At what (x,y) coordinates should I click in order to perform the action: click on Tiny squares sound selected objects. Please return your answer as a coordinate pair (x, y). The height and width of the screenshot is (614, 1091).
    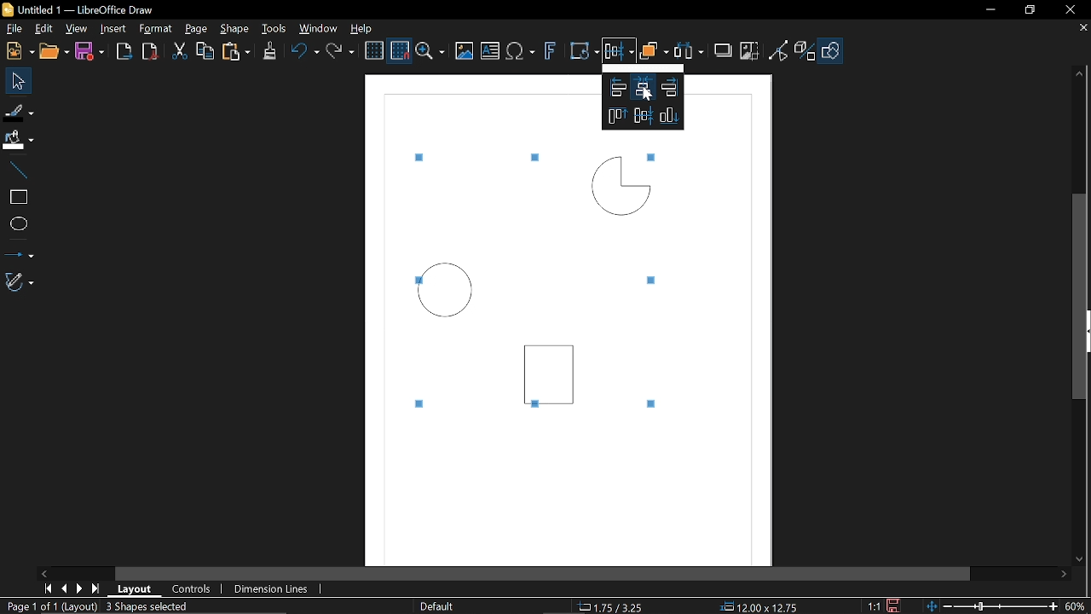
    Looking at the image, I should click on (655, 281).